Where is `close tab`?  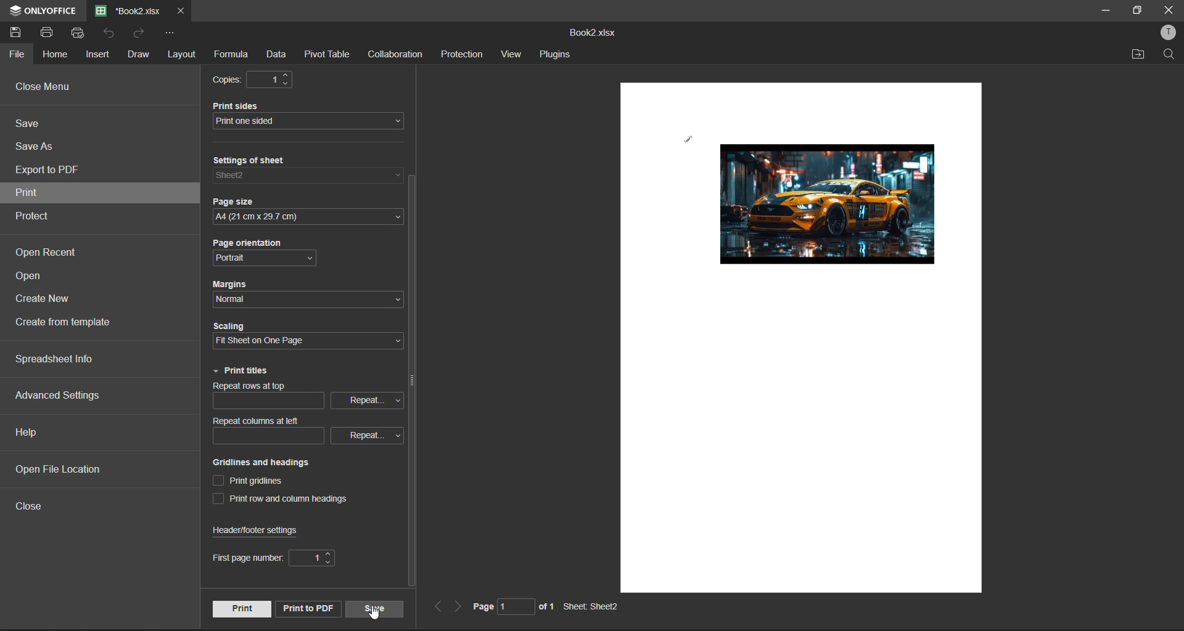 close tab is located at coordinates (179, 10).